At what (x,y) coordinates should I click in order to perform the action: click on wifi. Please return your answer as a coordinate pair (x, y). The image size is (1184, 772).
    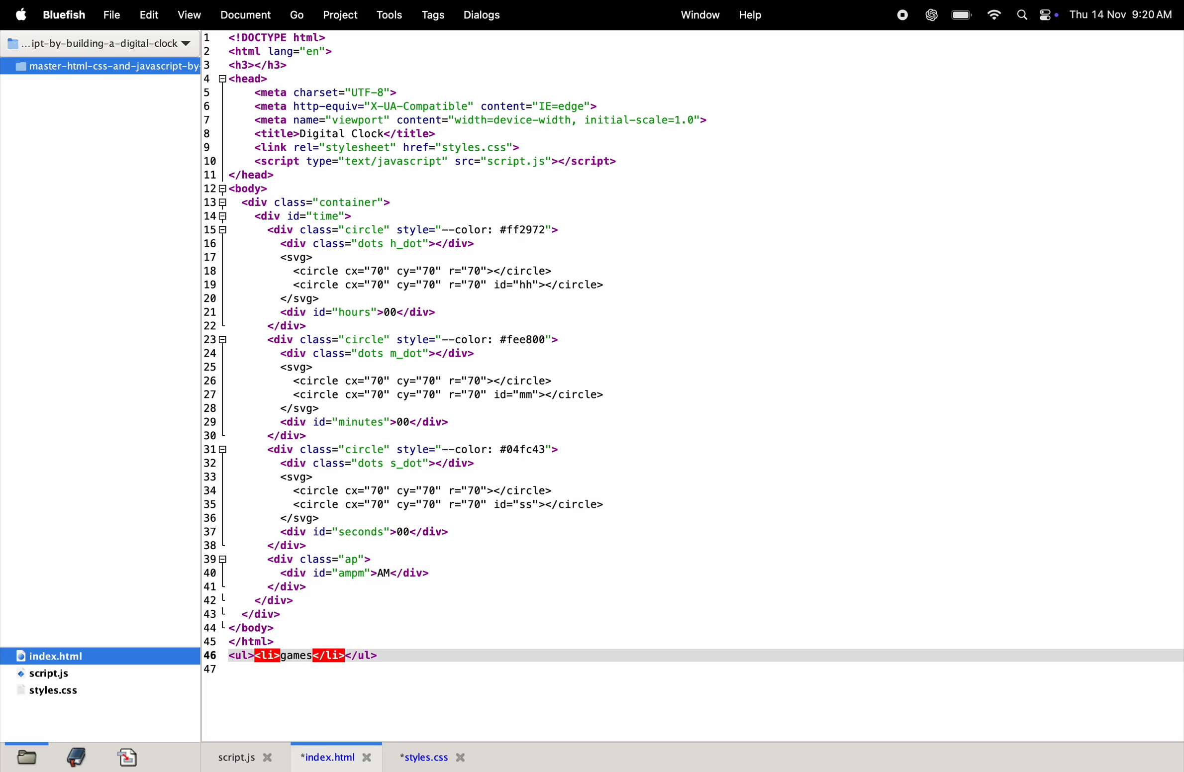
    Looking at the image, I should click on (993, 15).